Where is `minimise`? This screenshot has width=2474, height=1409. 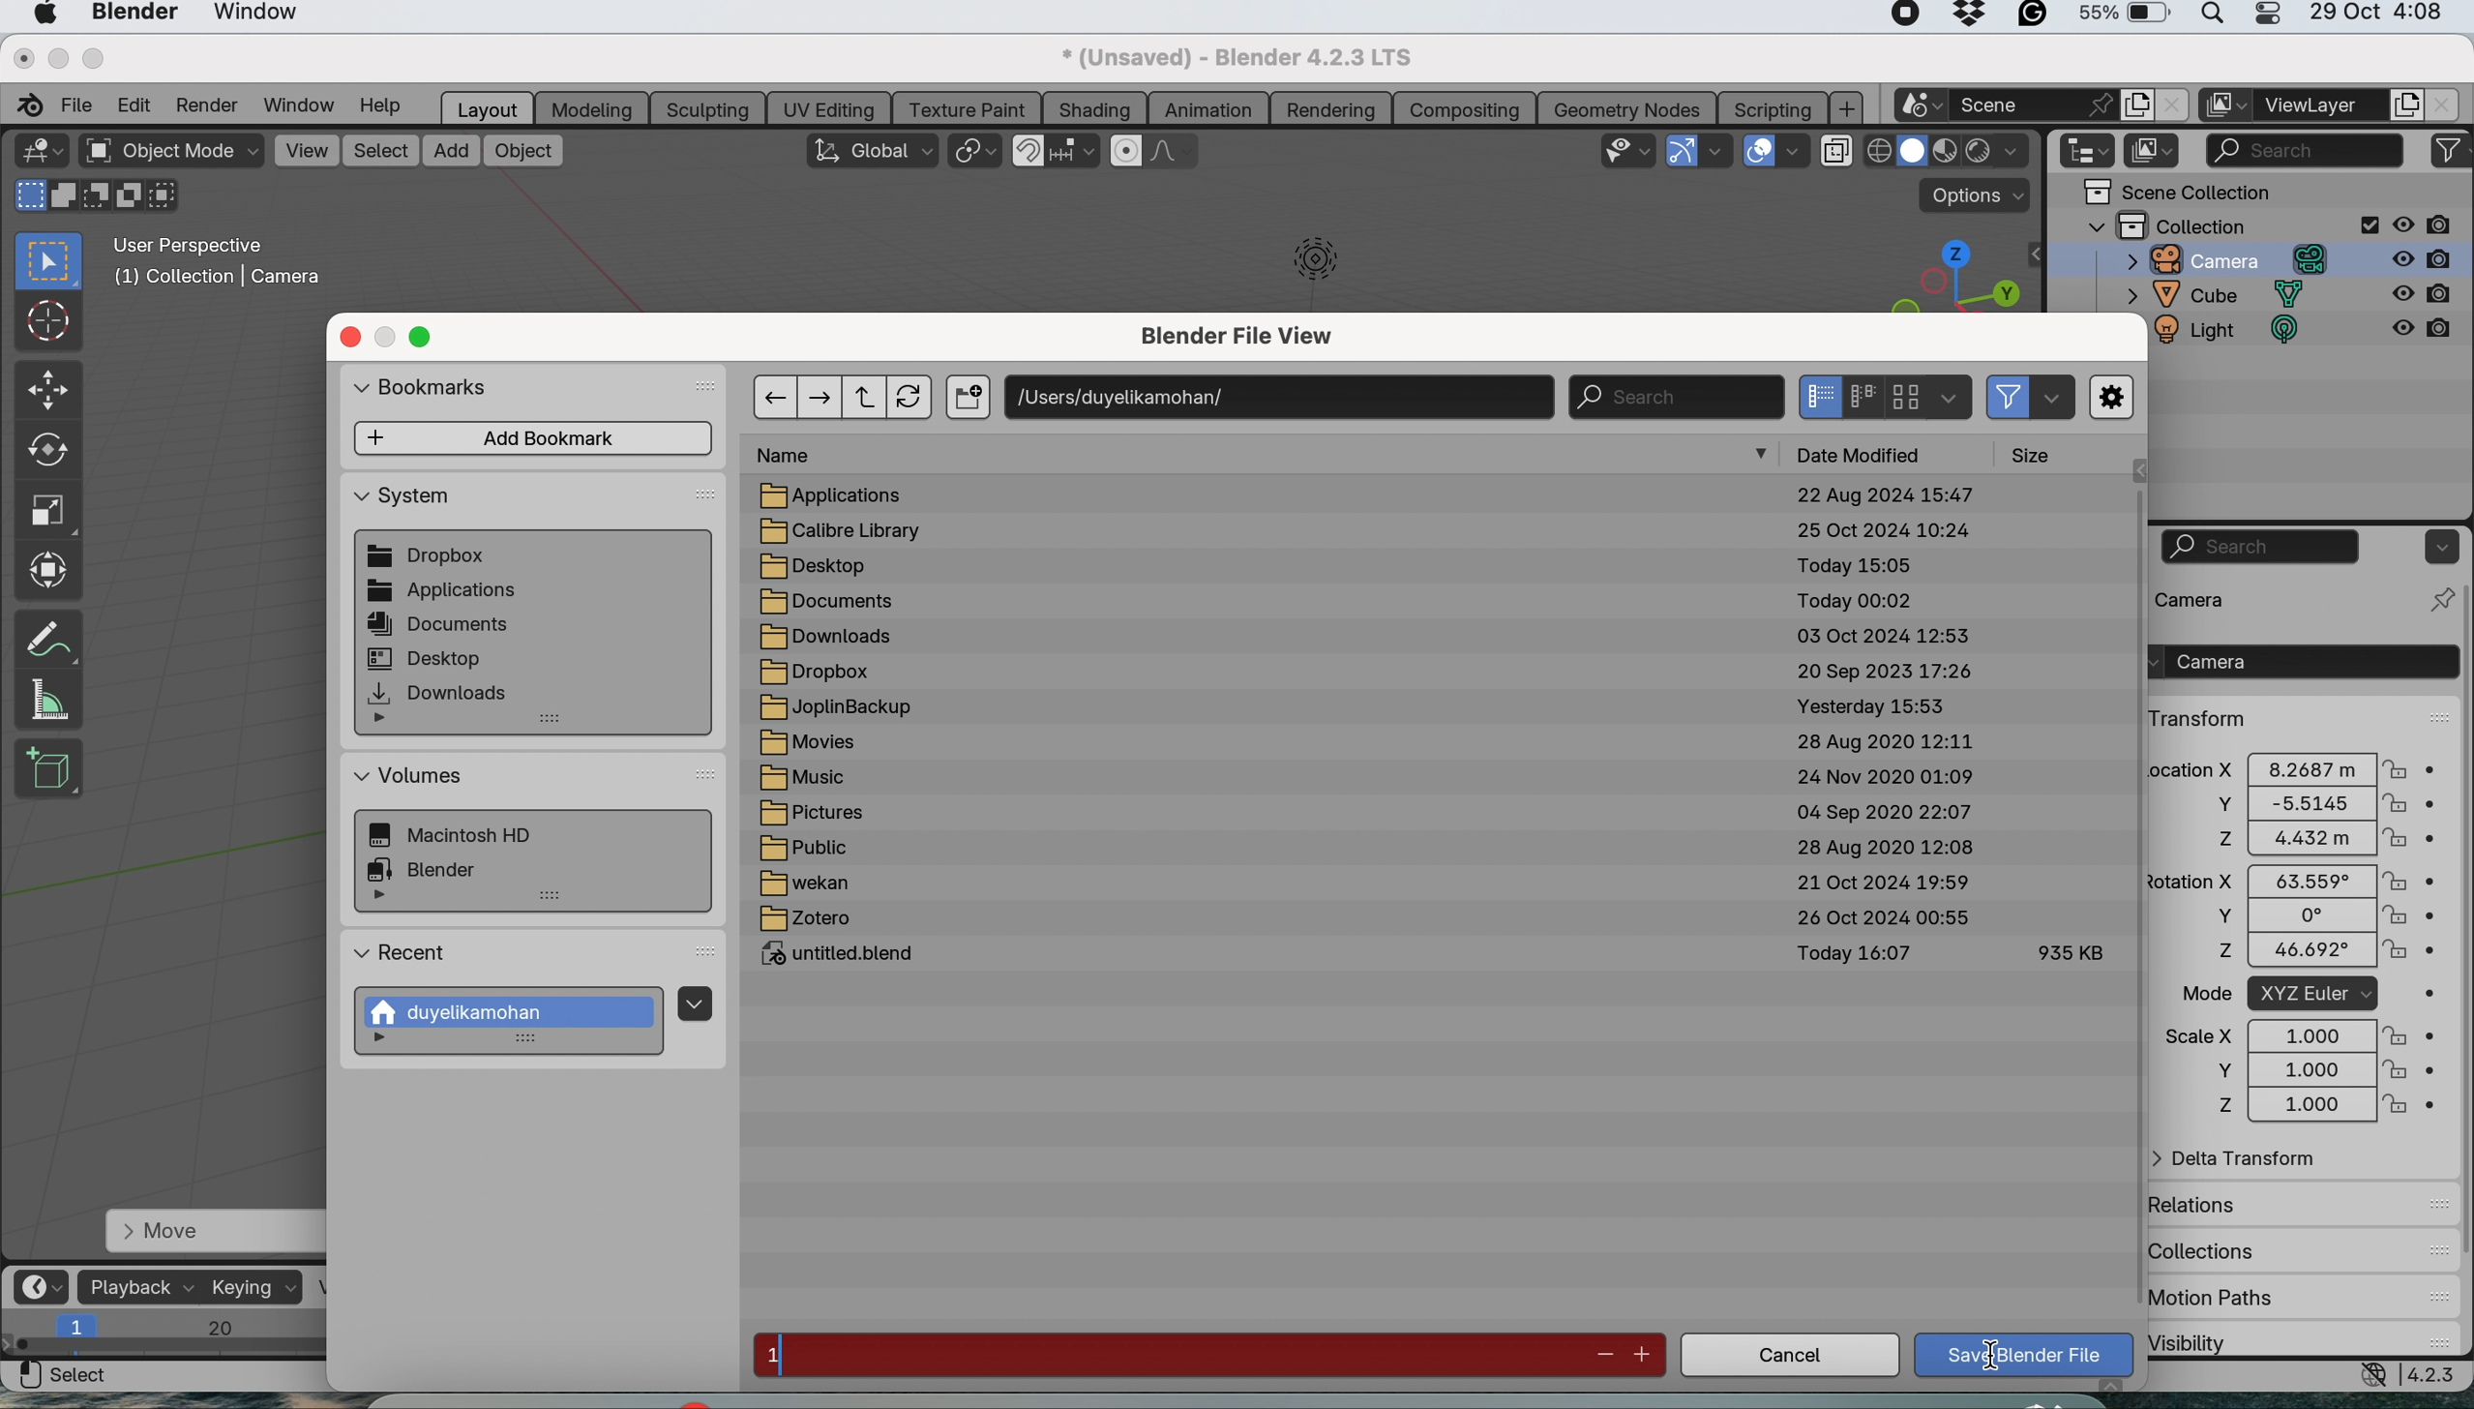
minimise is located at coordinates (53, 57).